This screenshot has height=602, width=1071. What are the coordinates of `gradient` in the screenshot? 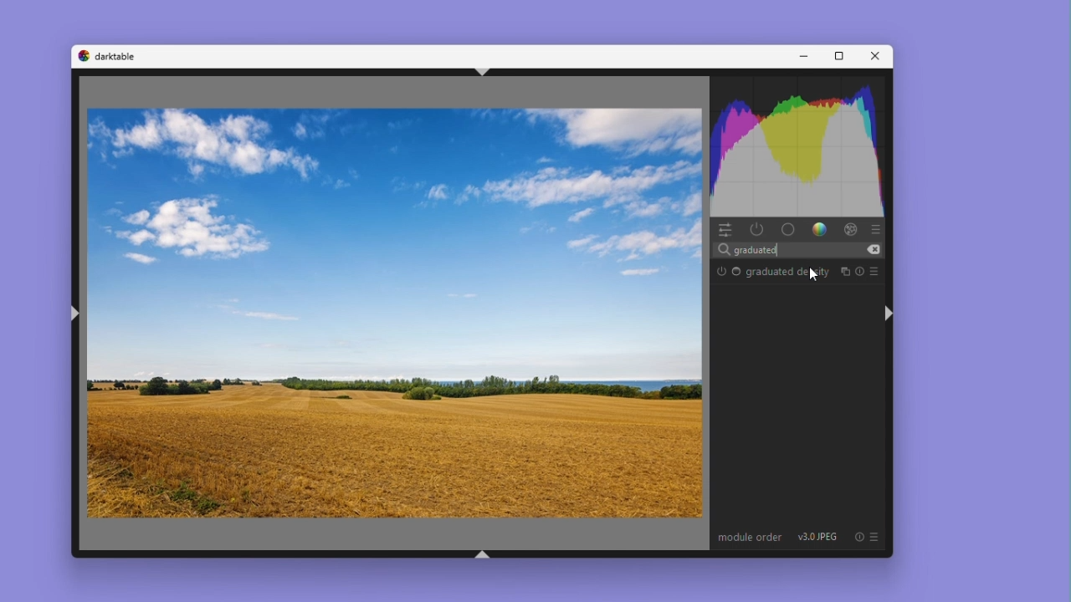 It's located at (817, 228).